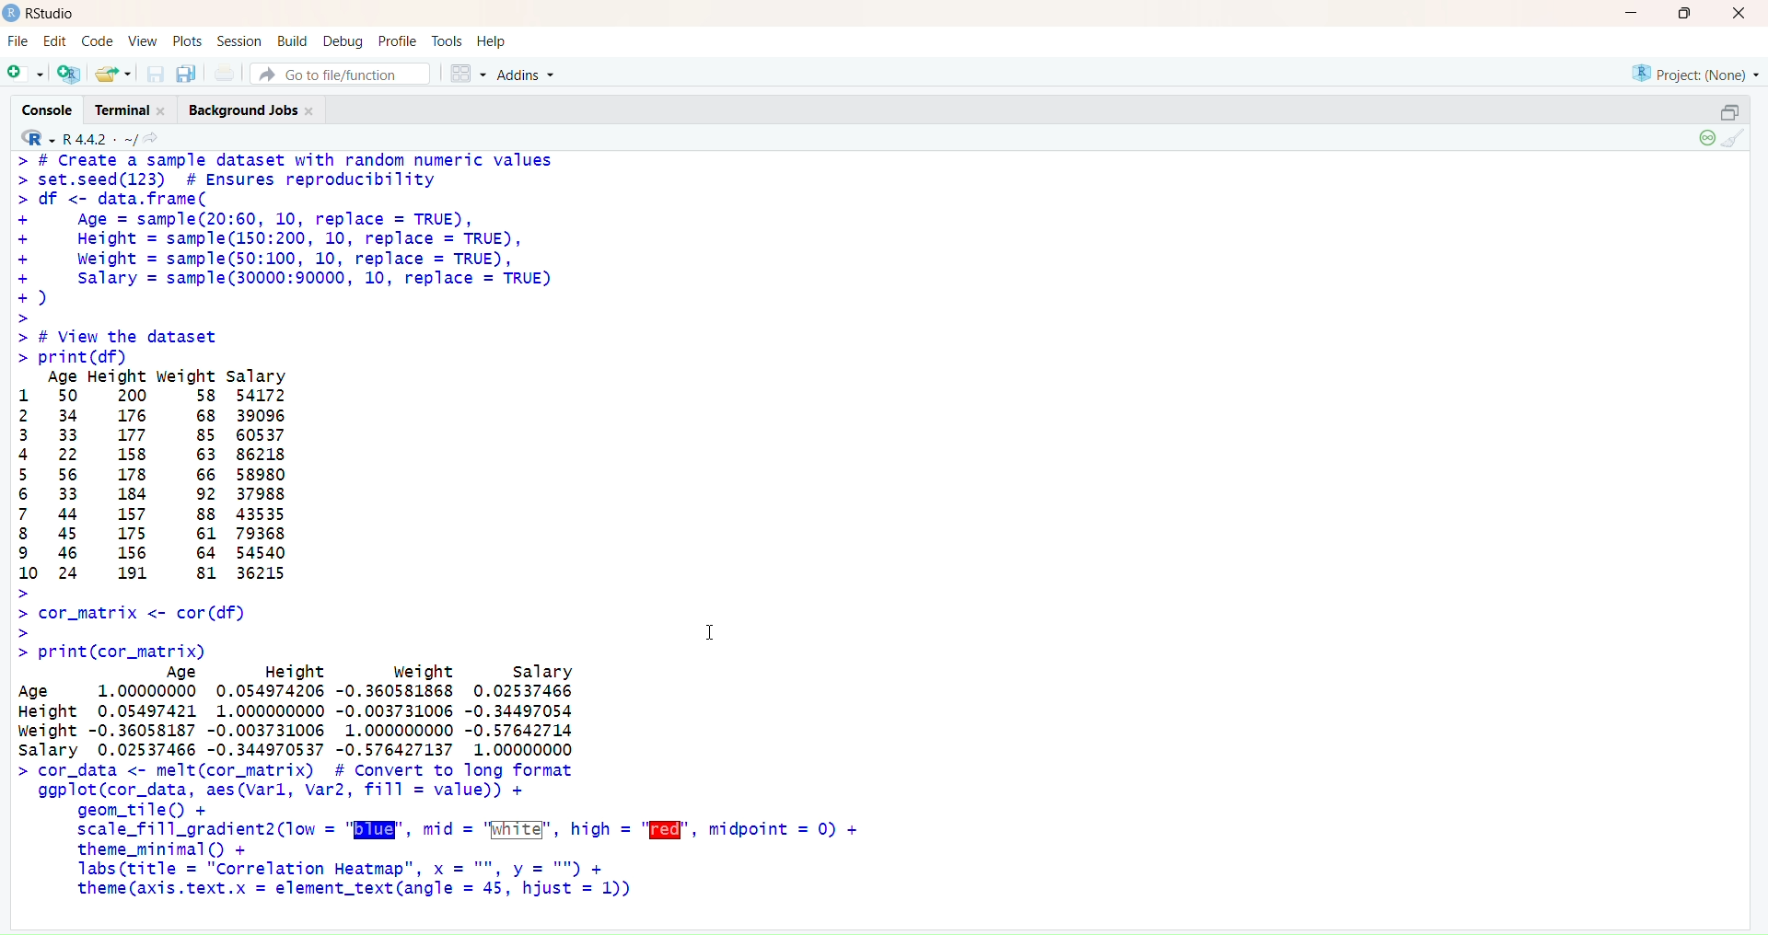  Describe the element at coordinates (33, 137) in the screenshot. I see `RStudio logo` at that location.